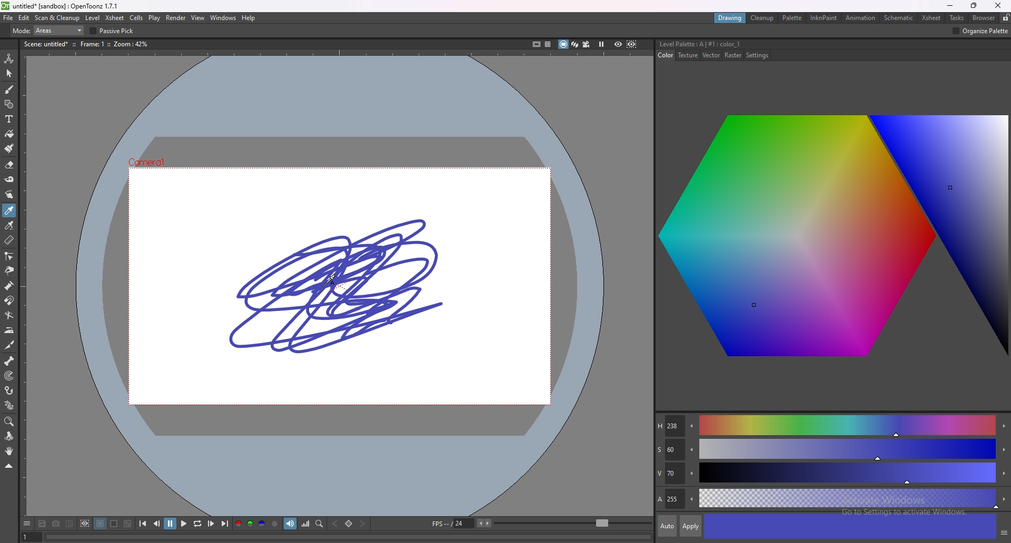 This screenshot has height=543, width=1011. What do you see at coordinates (801, 30) in the screenshot?
I see `cap` at bounding box center [801, 30].